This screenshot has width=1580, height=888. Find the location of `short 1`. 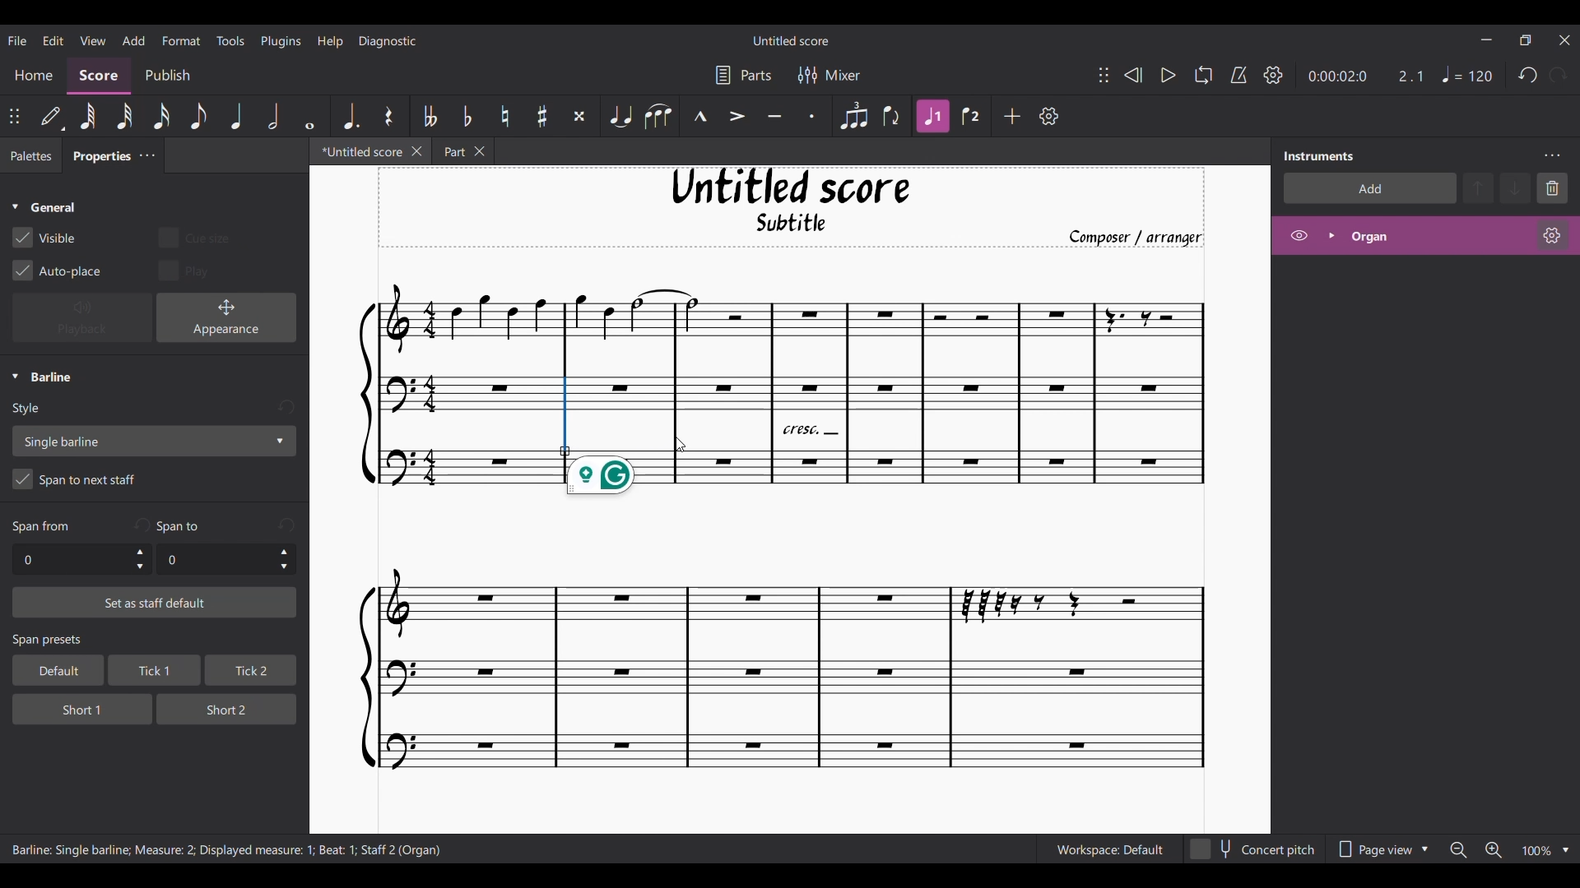

short 1 is located at coordinates (69, 707).